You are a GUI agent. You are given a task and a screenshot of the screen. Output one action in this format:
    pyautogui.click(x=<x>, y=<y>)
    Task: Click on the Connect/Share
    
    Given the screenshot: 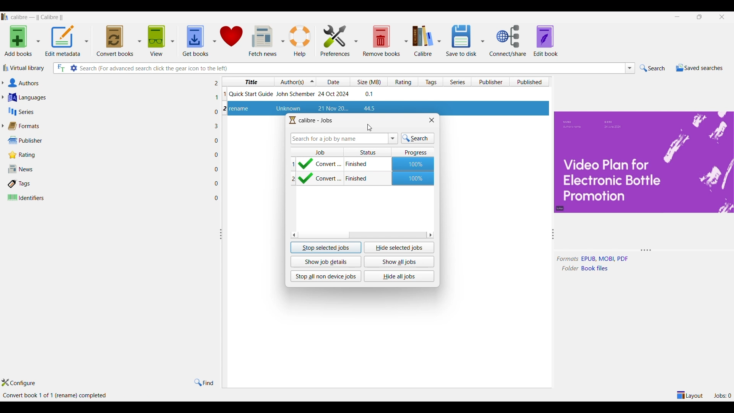 What is the action you would take?
    pyautogui.click(x=508, y=41)
    